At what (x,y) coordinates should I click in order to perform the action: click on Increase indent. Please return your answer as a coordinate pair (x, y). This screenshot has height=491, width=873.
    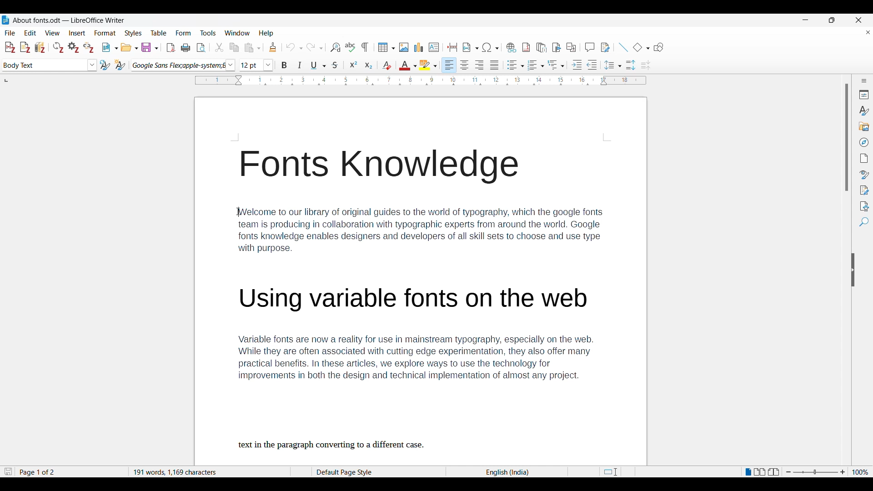
    Looking at the image, I should click on (577, 65).